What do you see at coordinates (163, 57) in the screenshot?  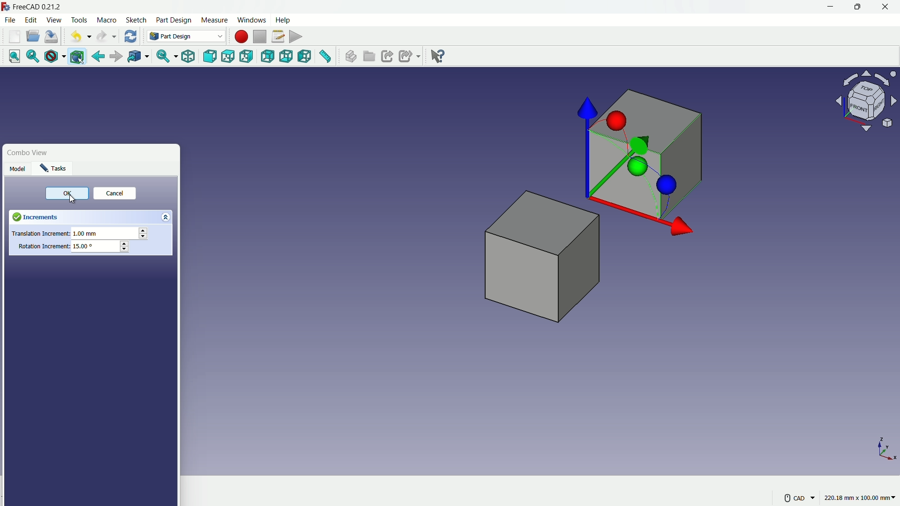 I see `sync view` at bounding box center [163, 57].